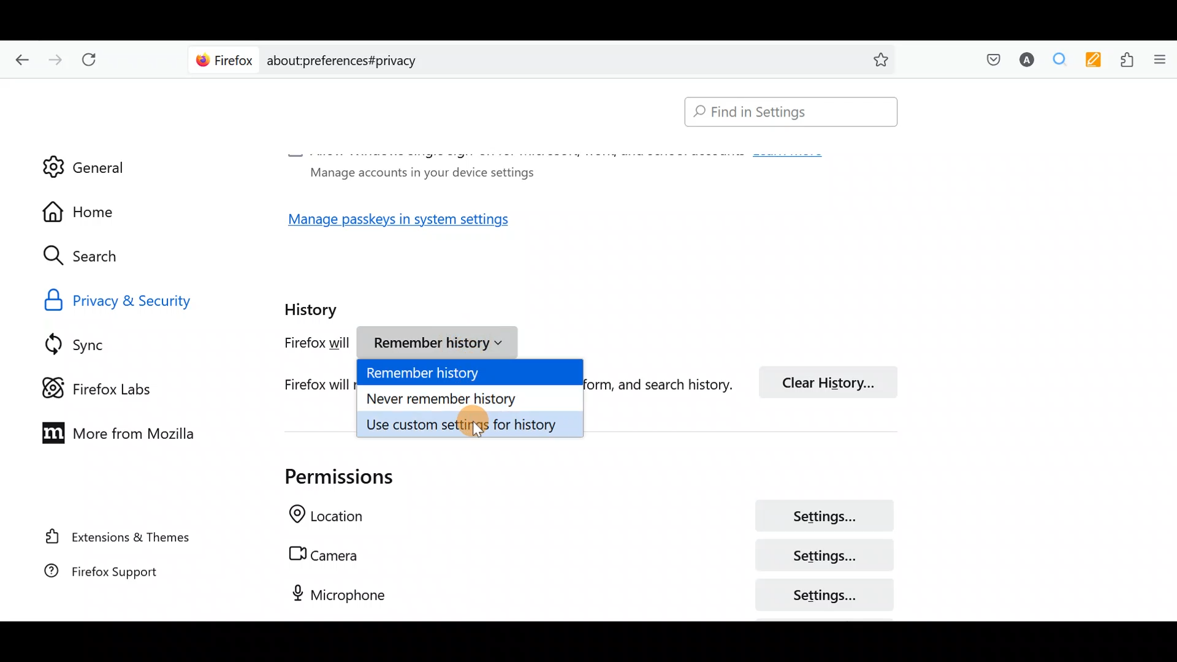 This screenshot has width=1177, height=662. What do you see at coordinates (91, 211) in the screenshot?
I see `Home` at bounding box center [91, 211].